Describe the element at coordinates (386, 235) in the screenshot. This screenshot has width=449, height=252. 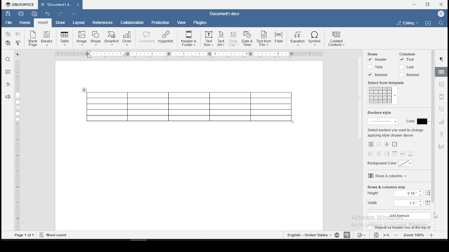
I see `fit to screen` at that location.